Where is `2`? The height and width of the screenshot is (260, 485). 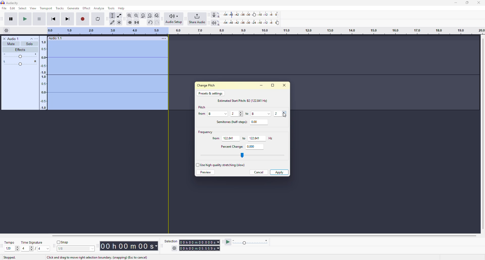
2 is located at coordinates (234, 114).